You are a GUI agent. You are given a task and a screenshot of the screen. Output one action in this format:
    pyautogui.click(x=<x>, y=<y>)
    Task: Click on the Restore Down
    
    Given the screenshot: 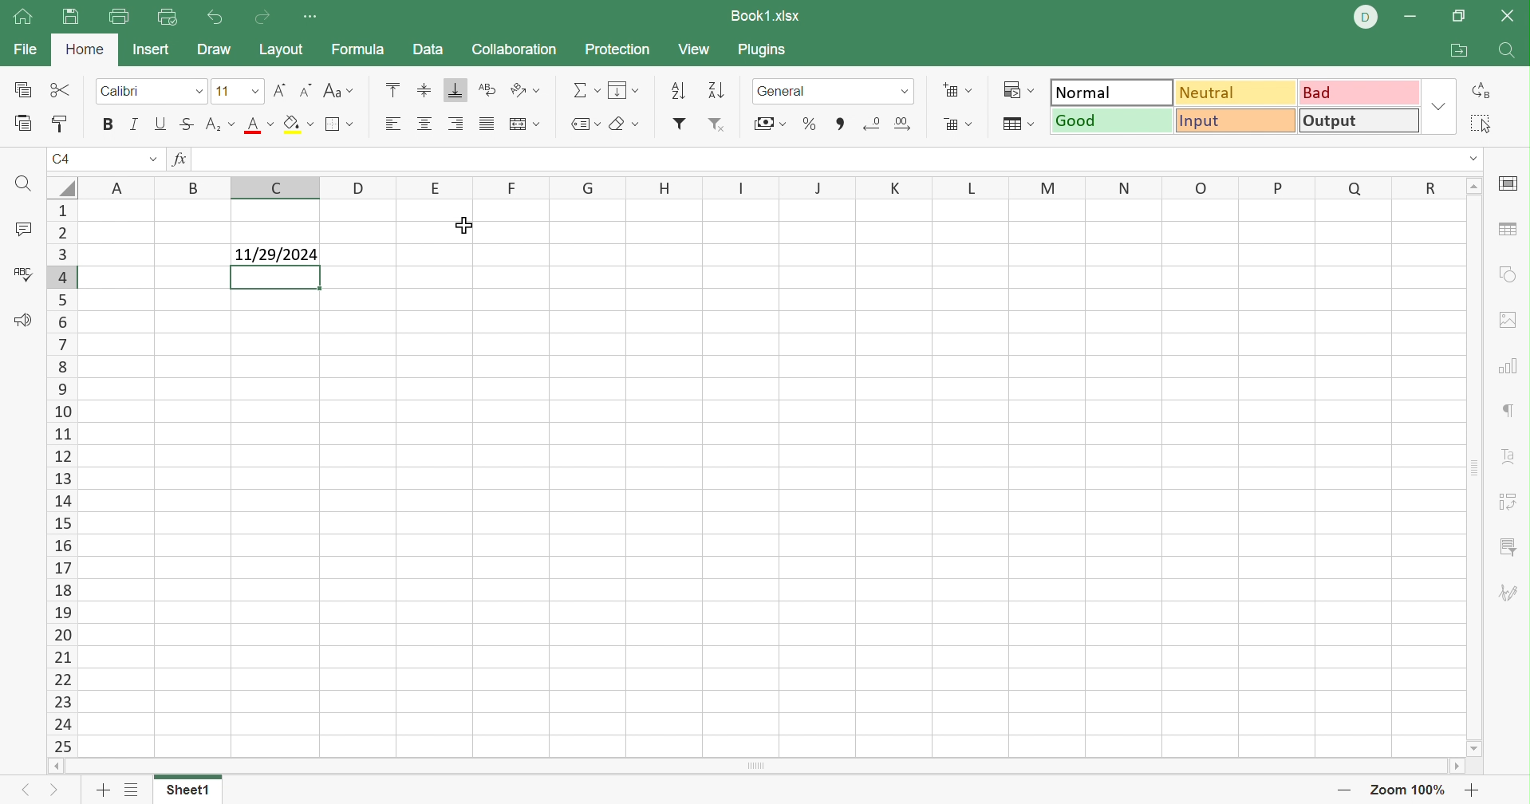 What is the action you would take?
    pyautogui.click(x=1457, y=18)
    